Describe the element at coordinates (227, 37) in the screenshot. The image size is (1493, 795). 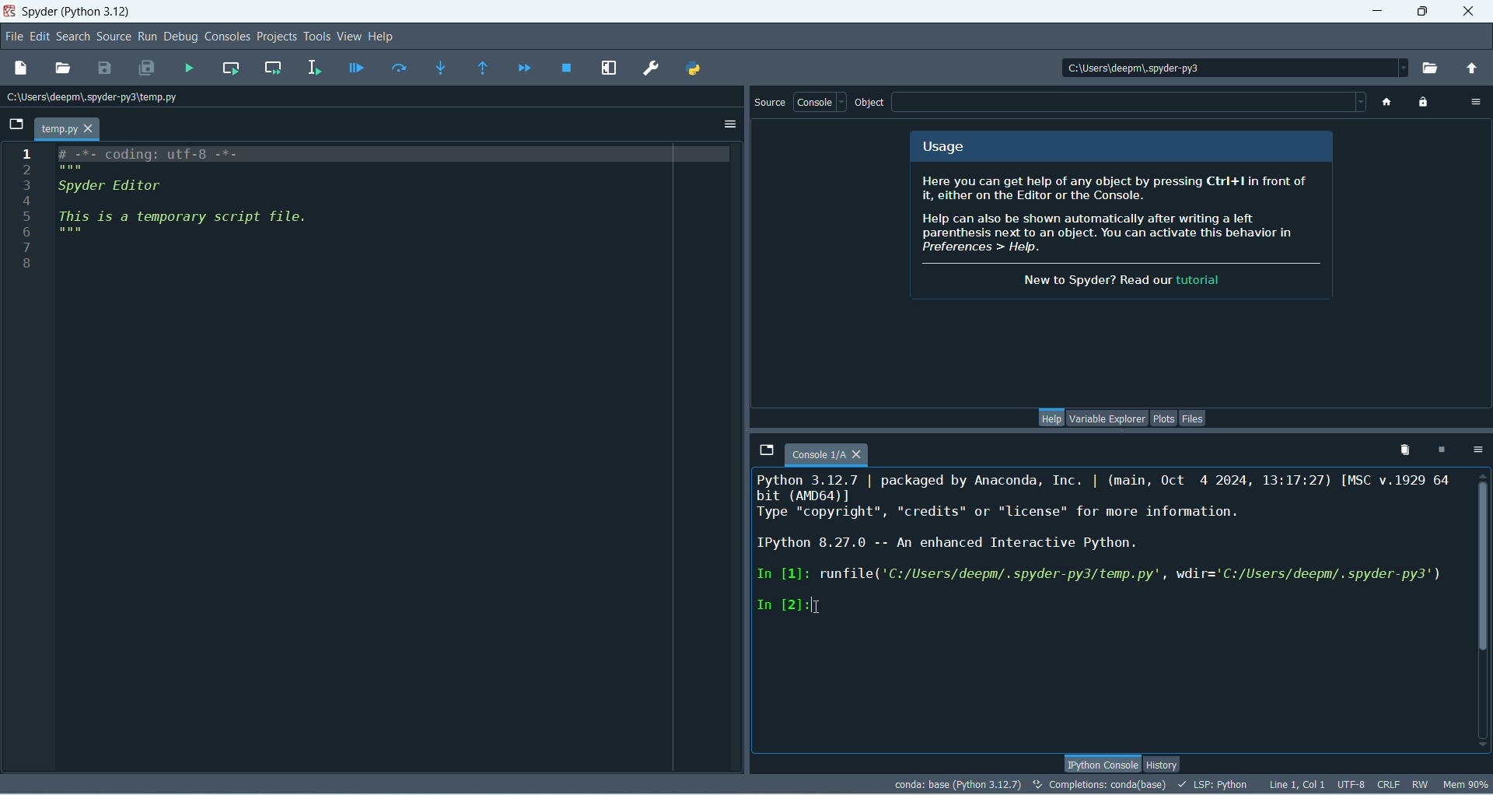
I see `consoles` at that location.